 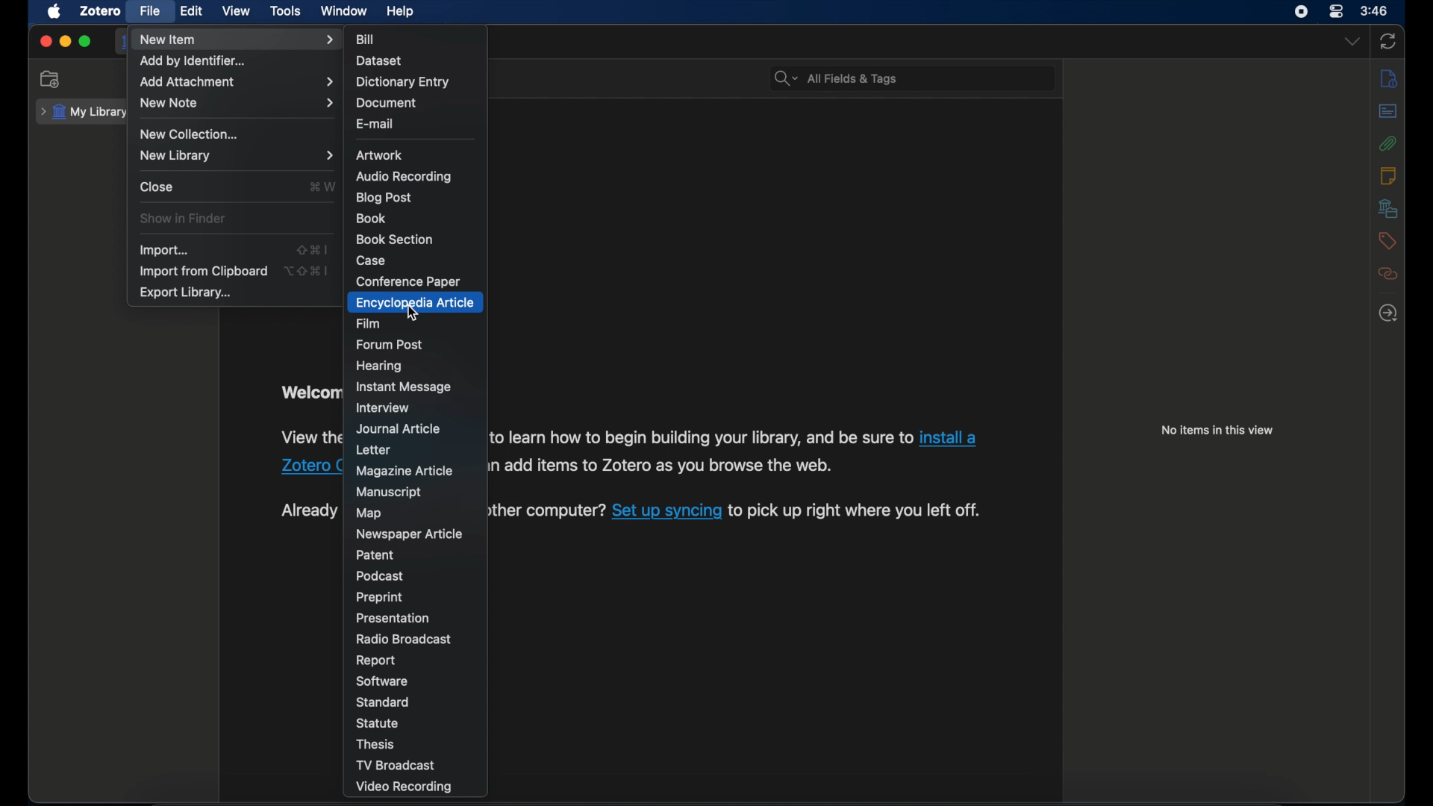 I want to click on new item, so click(x=238, y=40).